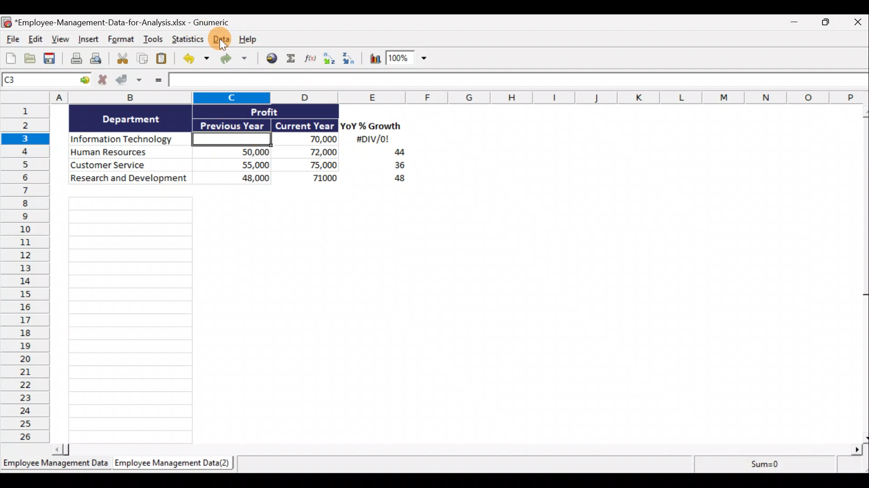  What do you see at coordinates (237, 151) in the screenshot?
I see `50,000` at bounding box center [237, 151].